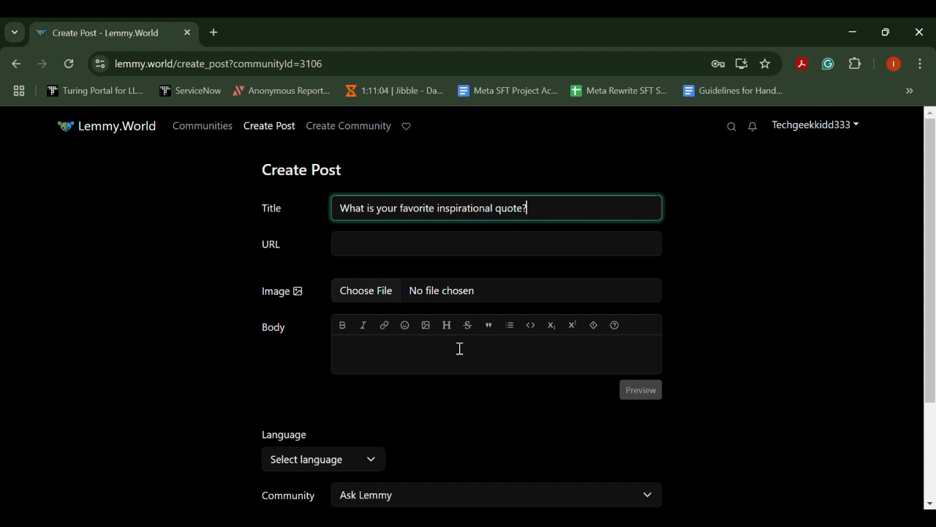 Image resolution: width=936 pixels, height=527 pixels. I want to click on Language, so click(282, 434).